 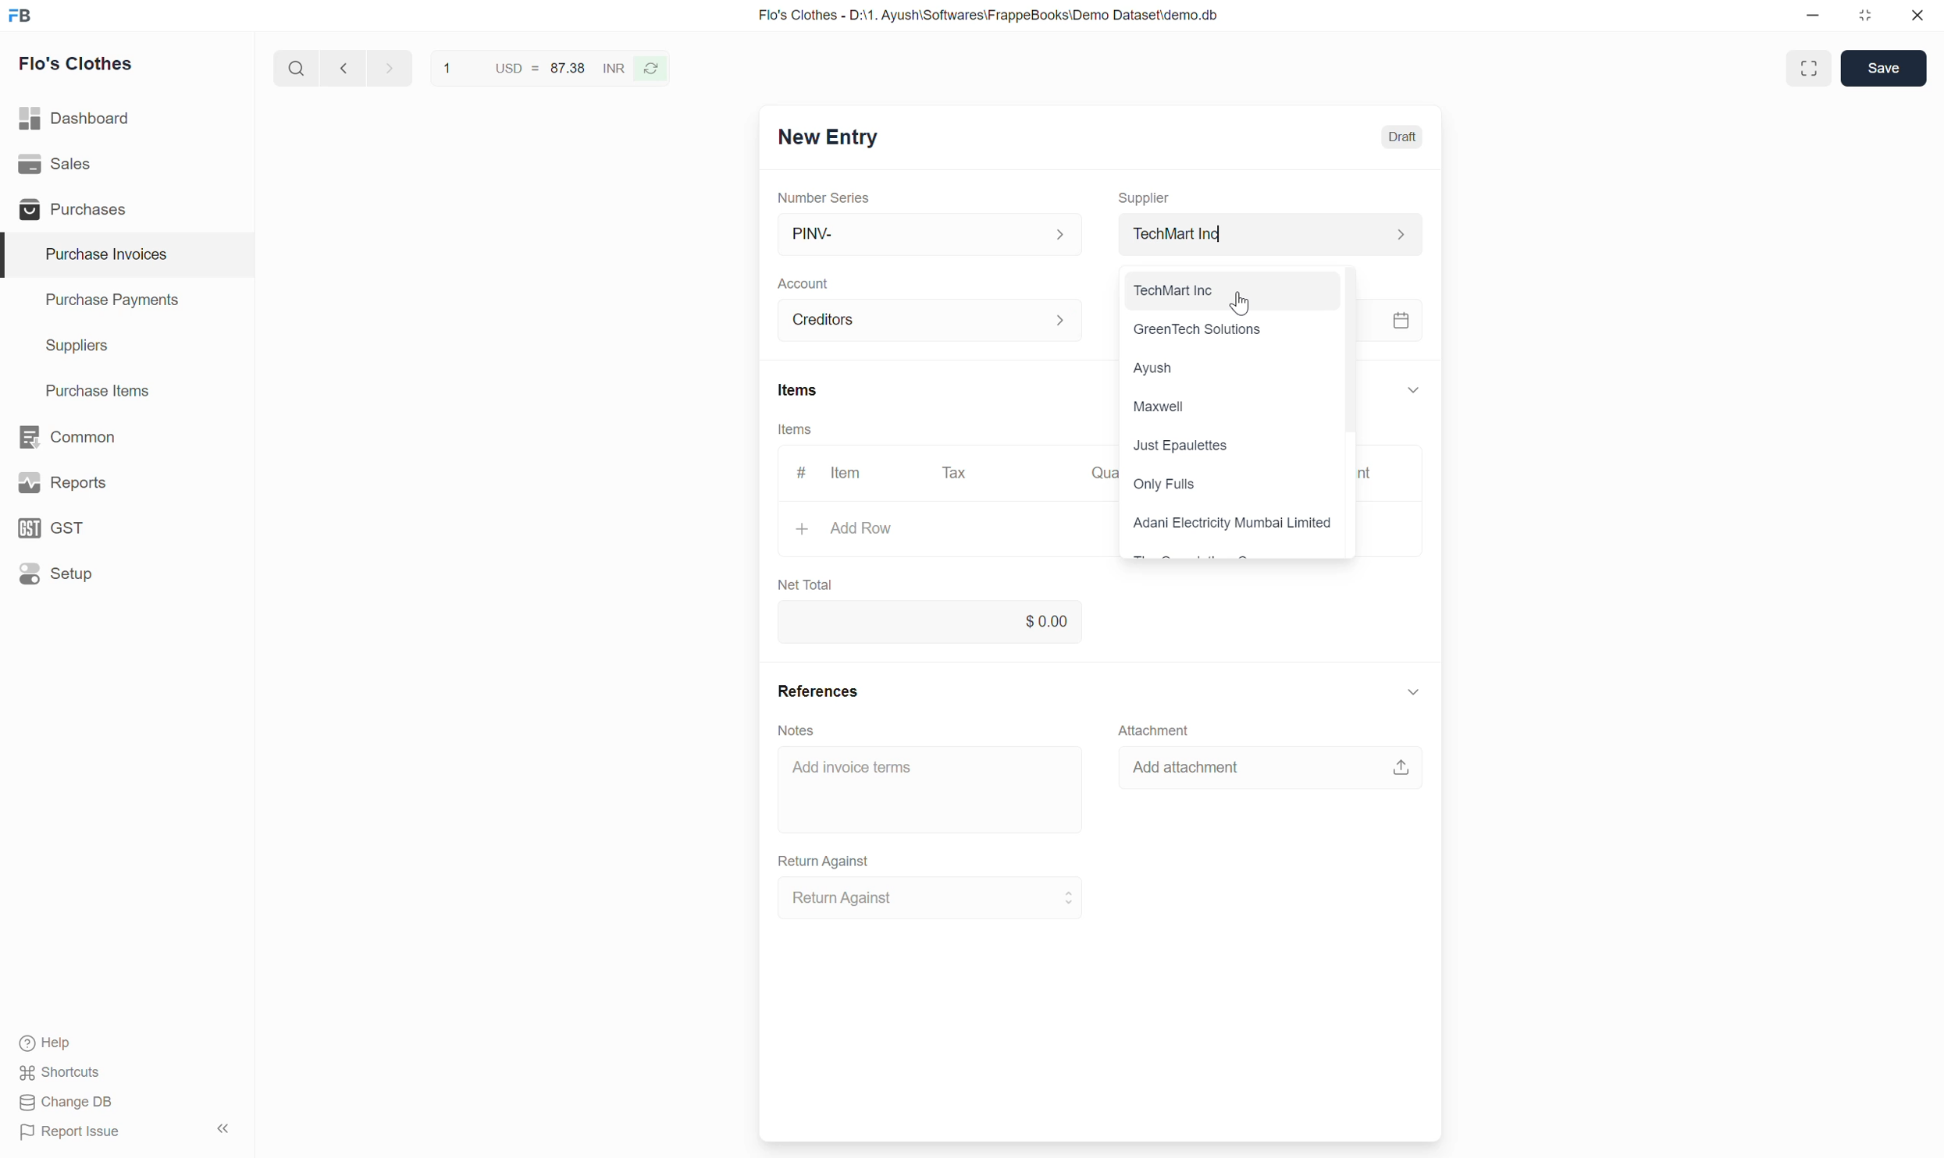 What do you see at coordinates (531, 66) in the screenshot?
I see `1 USD = 87.38 INR` at bounding box center [531, 66].